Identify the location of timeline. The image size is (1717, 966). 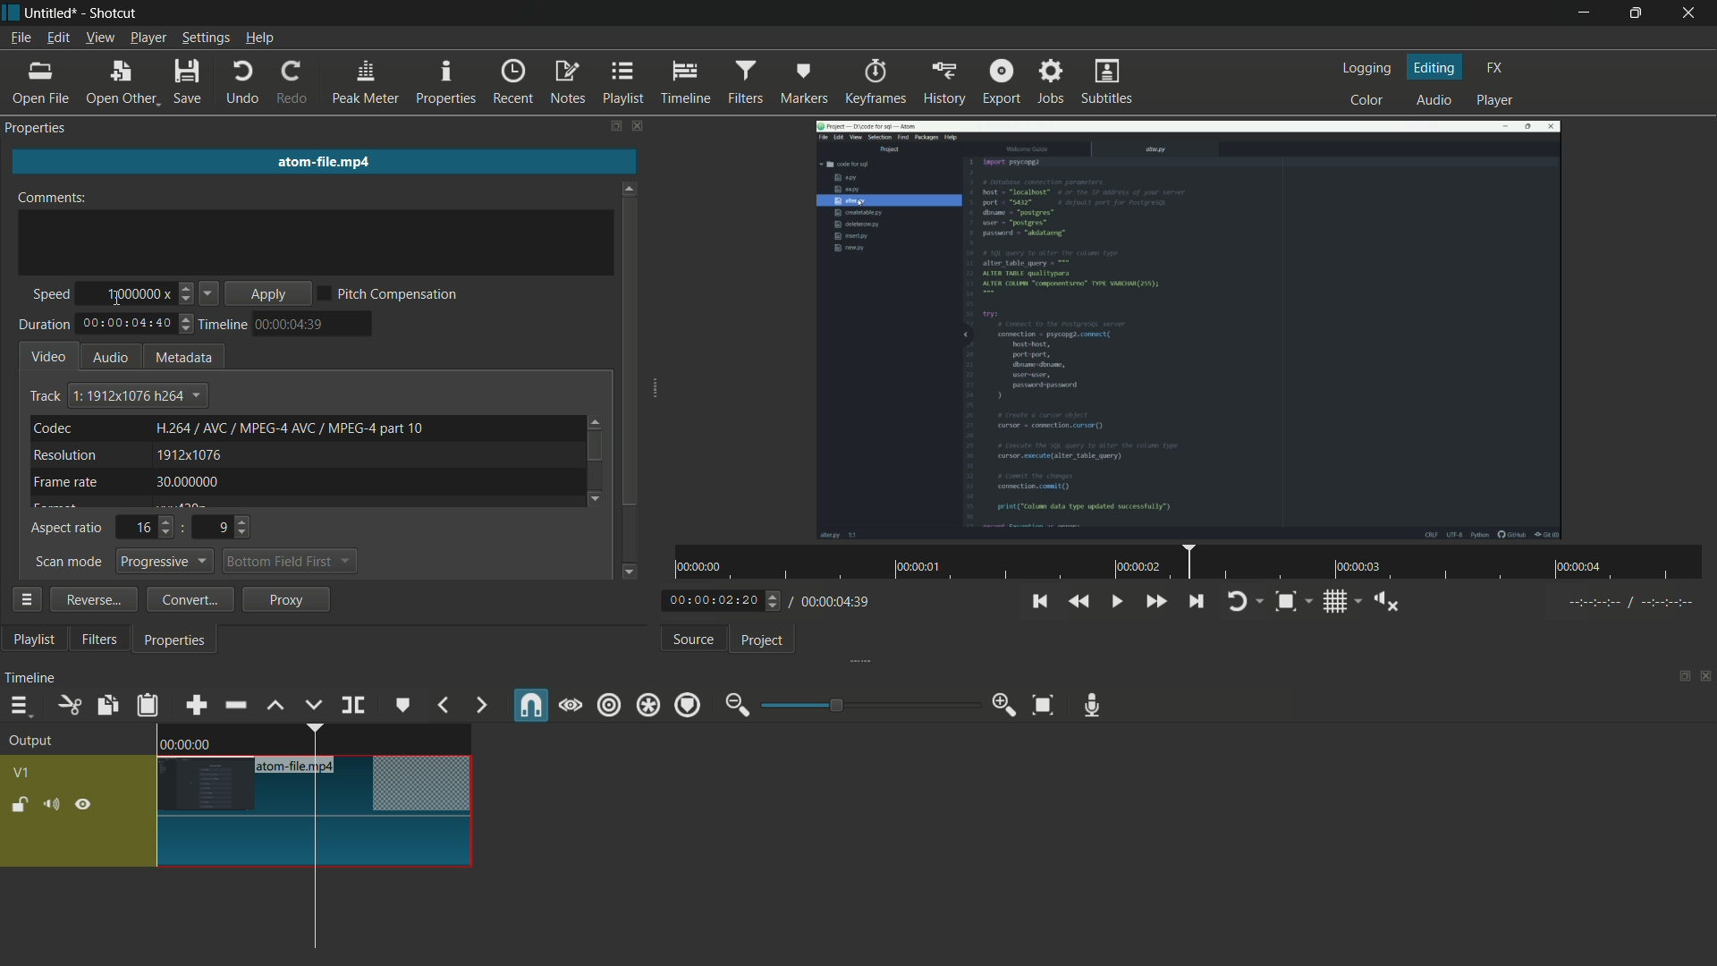
(31, 679).